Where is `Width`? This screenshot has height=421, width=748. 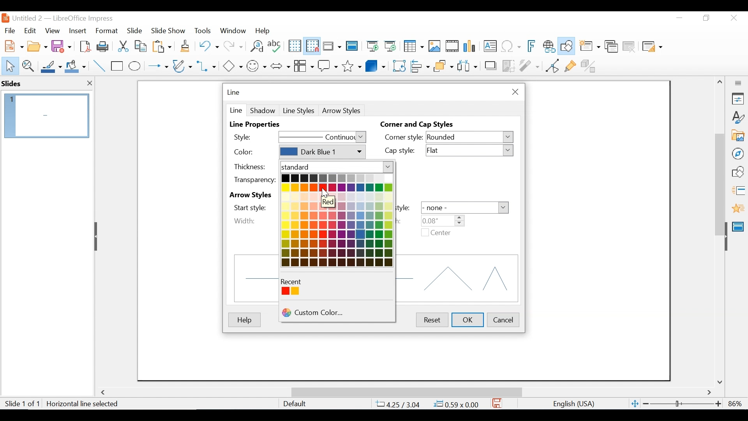
Width is located at coordinates (245, 221).